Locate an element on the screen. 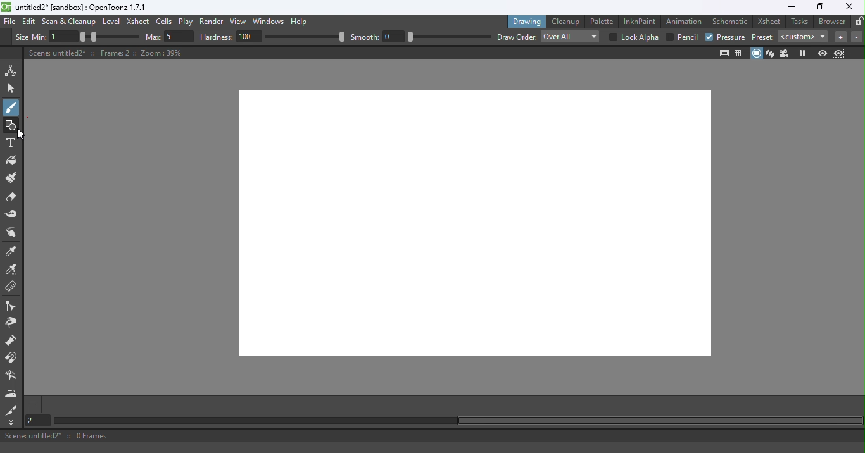  Play is located at coordinates (188, 22).